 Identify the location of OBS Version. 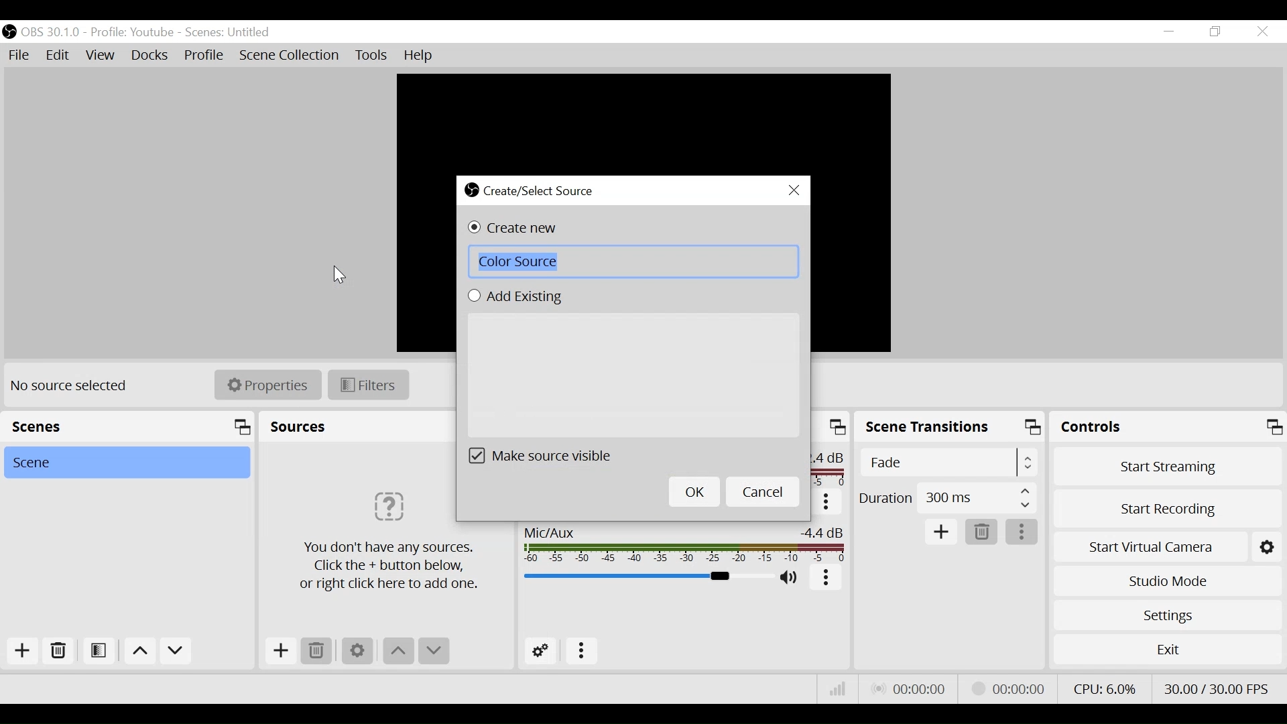
(51, 32).